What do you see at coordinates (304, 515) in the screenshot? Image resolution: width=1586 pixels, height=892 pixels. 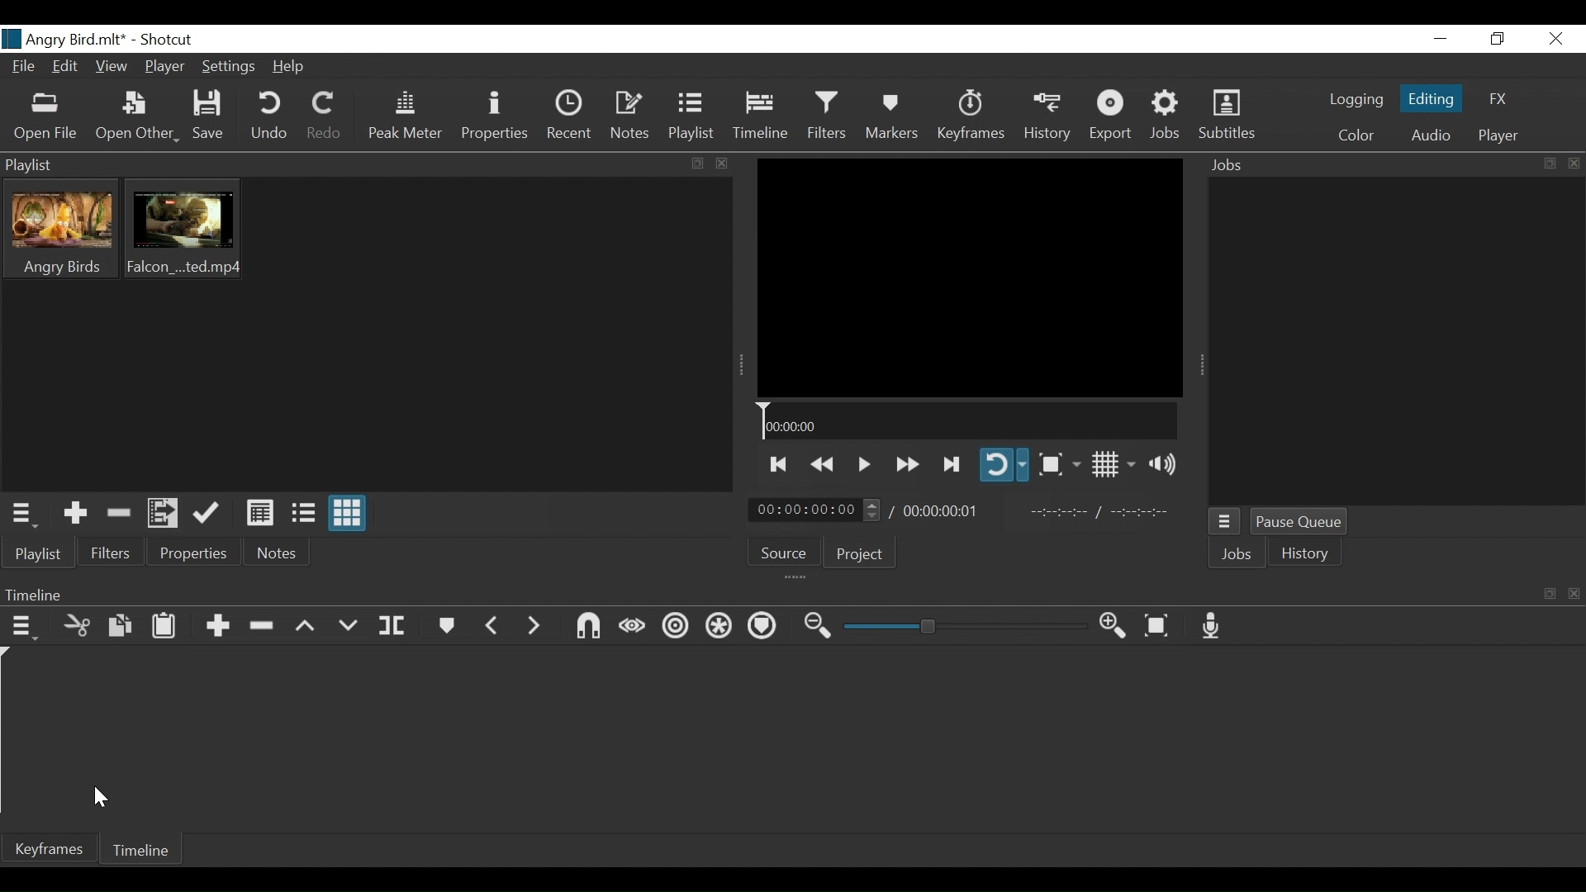 I see `View as files` at bounding box center [304, 515].